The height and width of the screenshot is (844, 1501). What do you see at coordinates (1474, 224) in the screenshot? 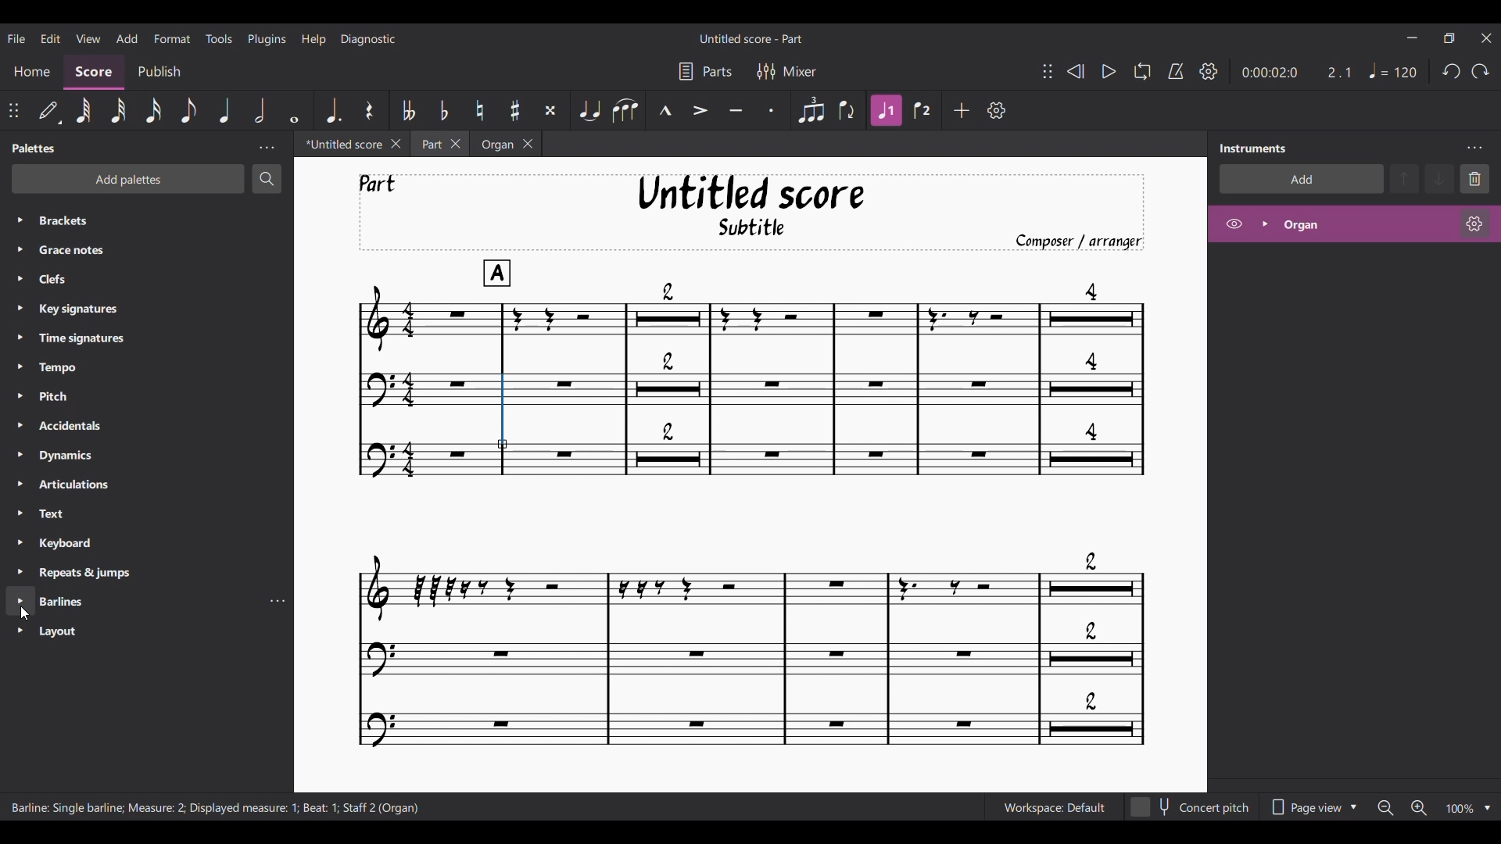
I see `Organ settings` at bounding box center [1474, 224].